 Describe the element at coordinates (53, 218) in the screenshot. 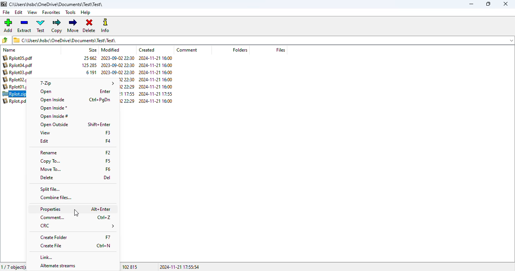

I see `comment` at that location.